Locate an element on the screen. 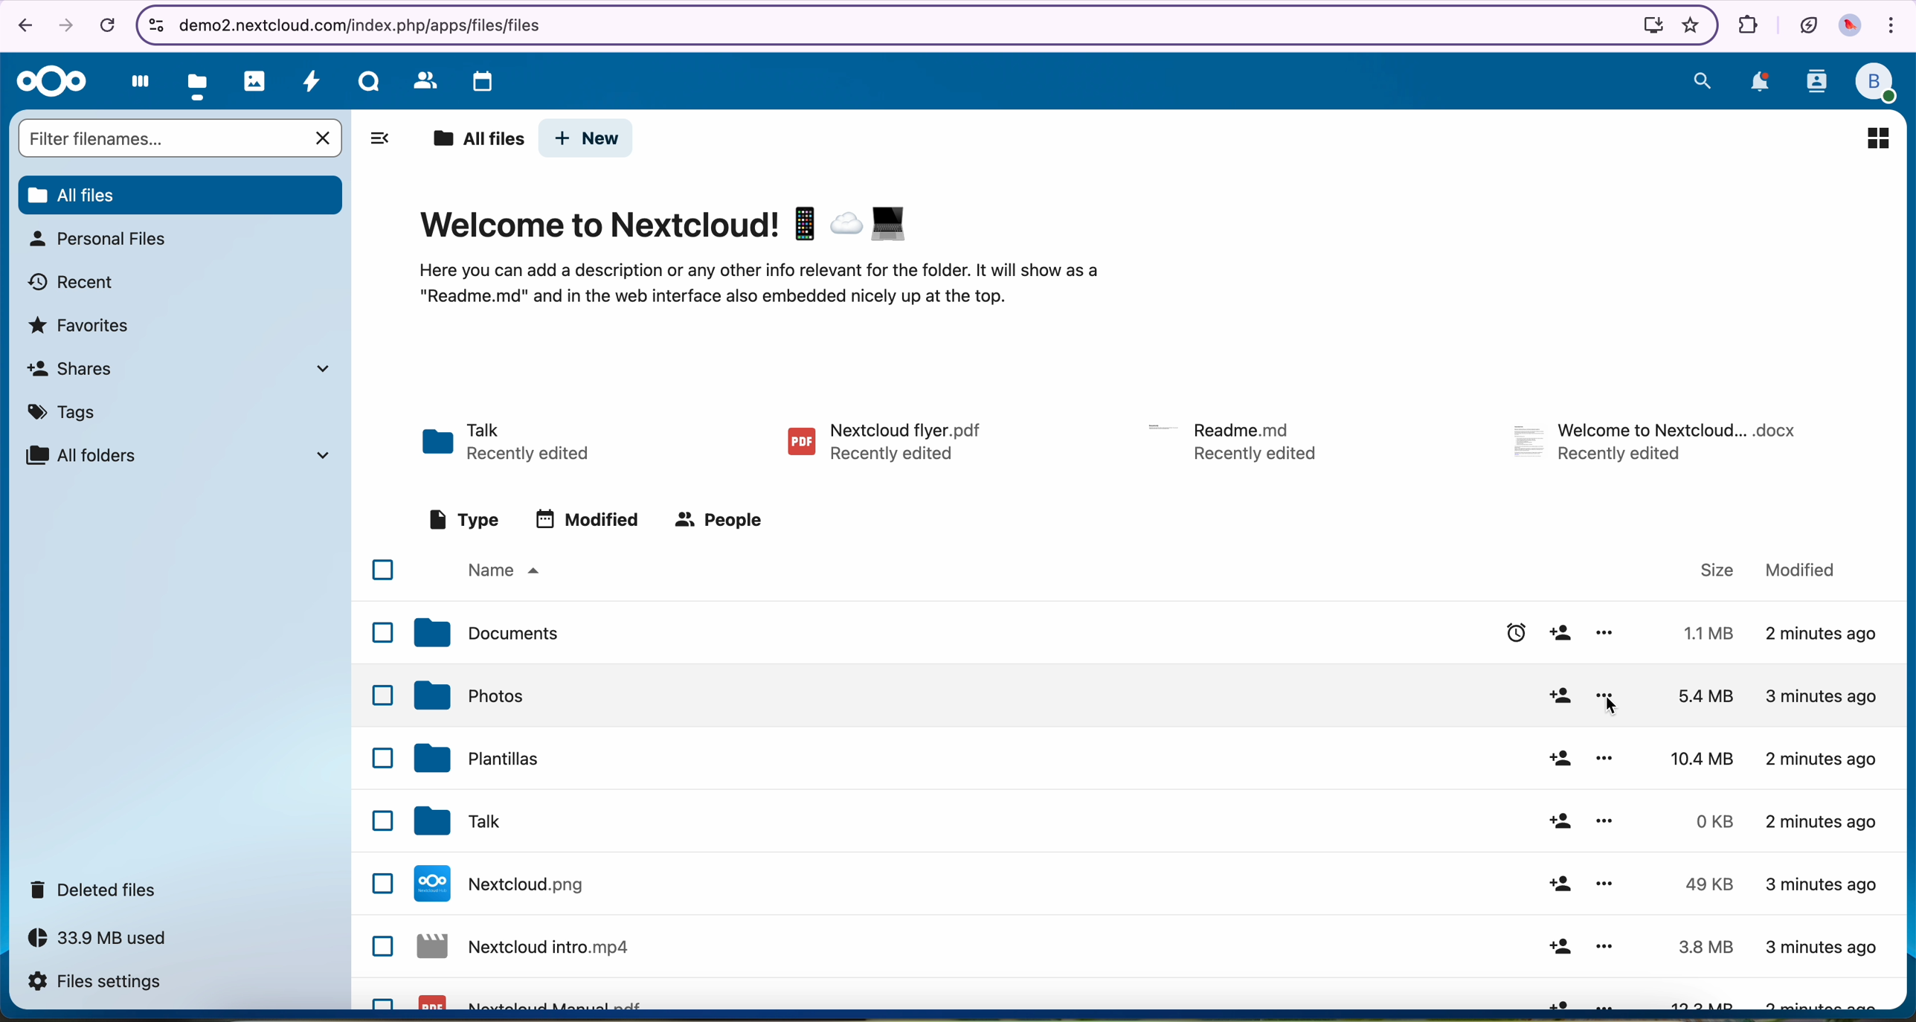  tak is located at coordinates (466, 822).